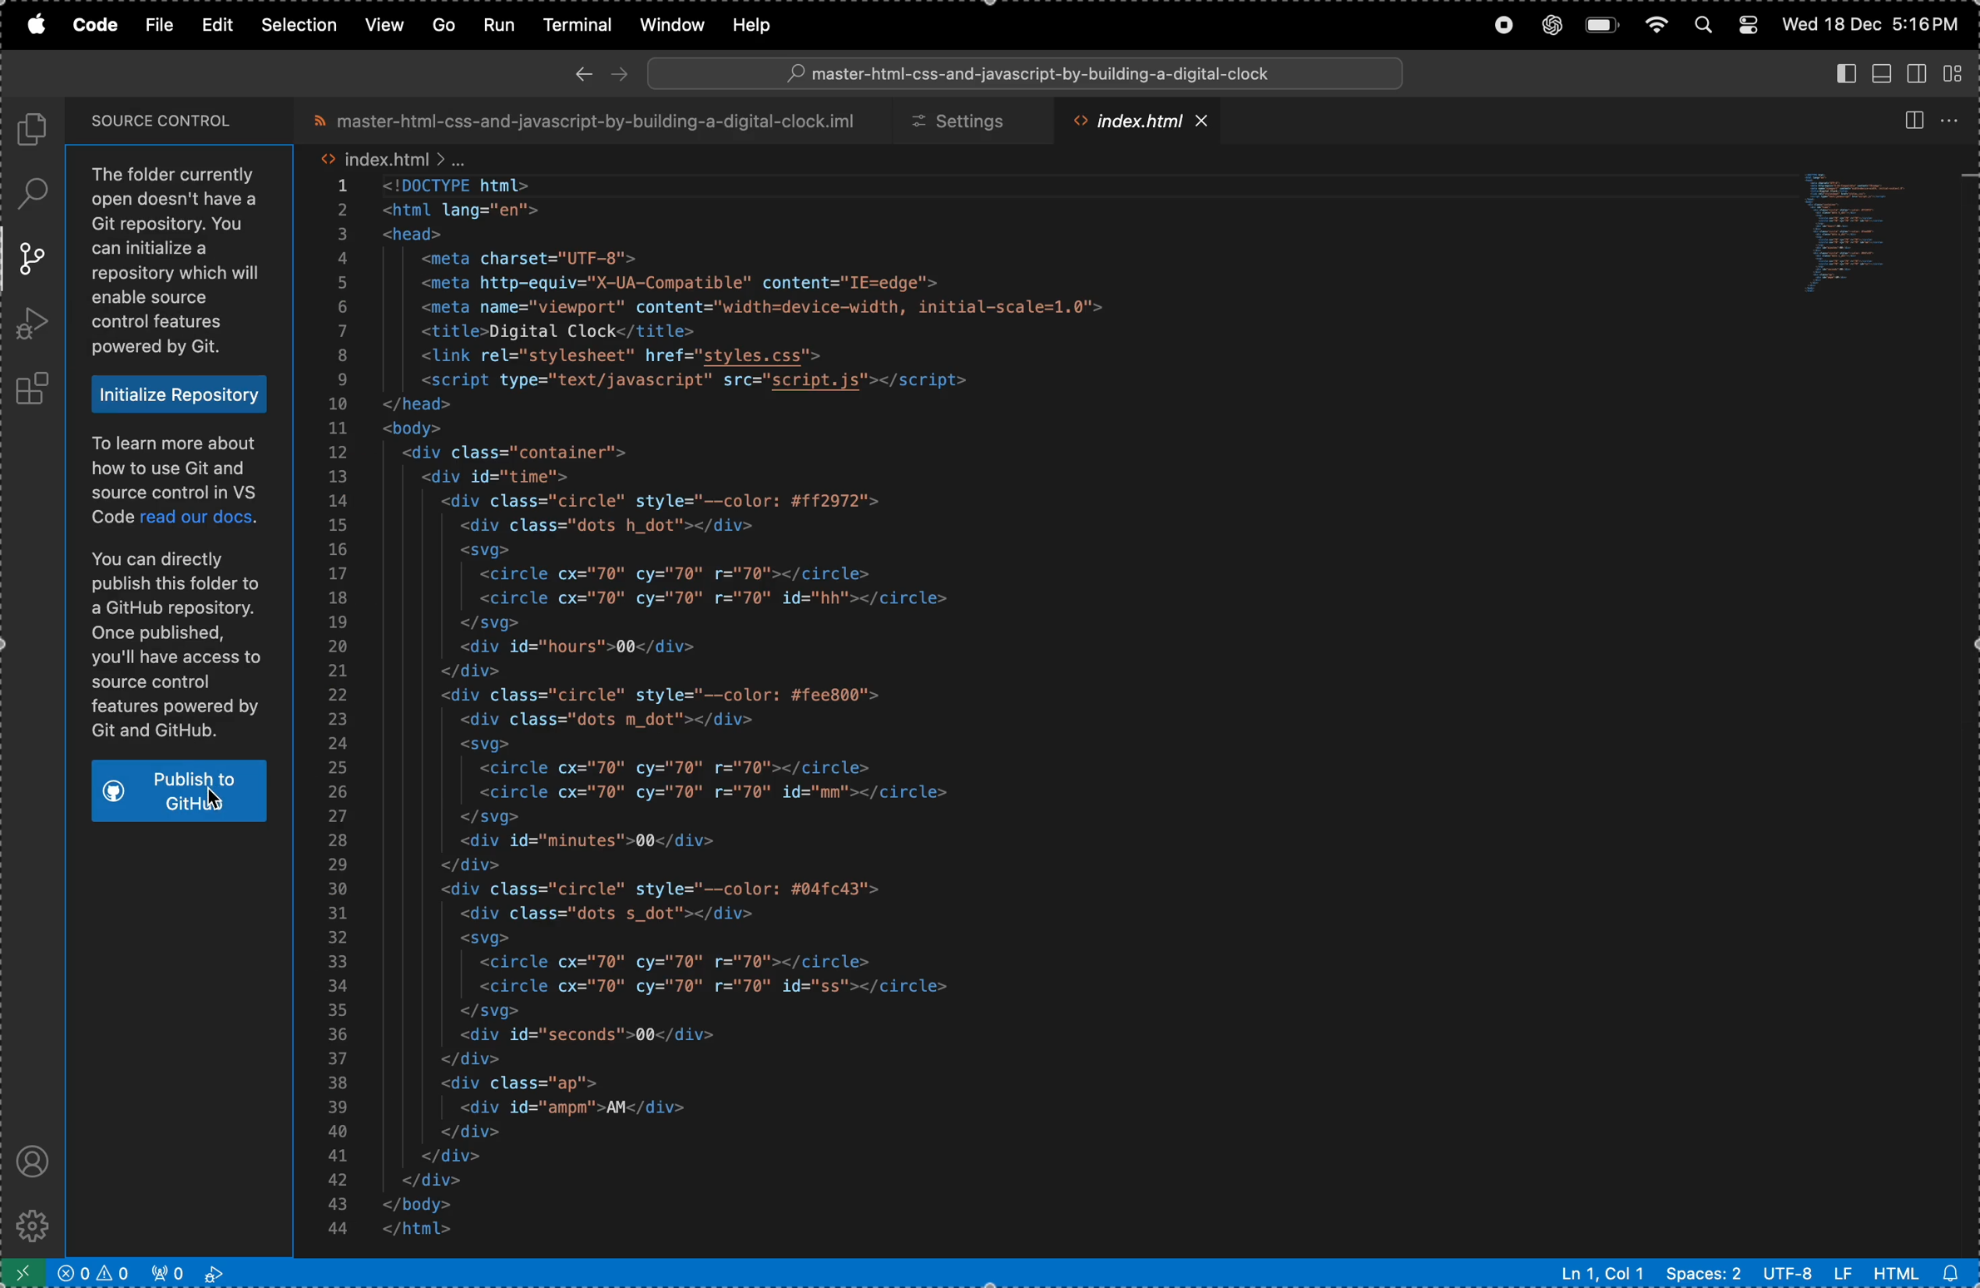  What do you see at coordinates (473, 185) in the screenshot?
I see `<!DOCTYPE html>` at bounding box center [473, 185].